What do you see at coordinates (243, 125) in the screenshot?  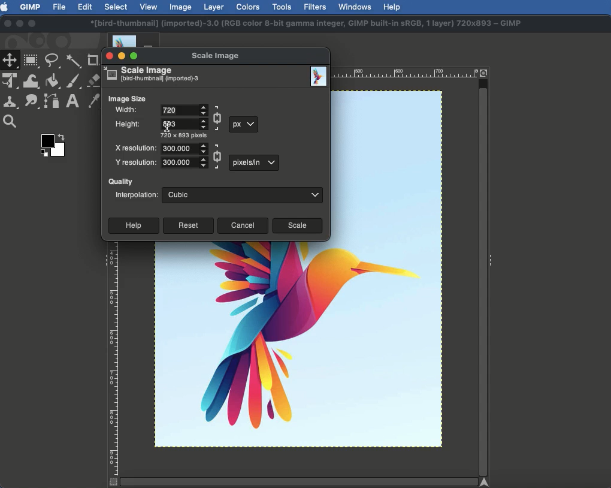 I see `px` at bounding box center [243, 125].